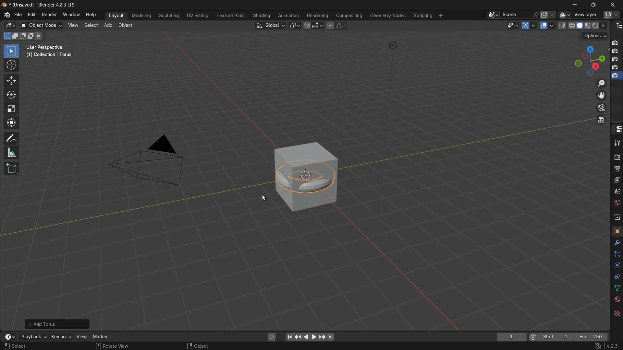 The width and height of the screenshot is (623, 350). I want to click on animation, so click(288, 16).